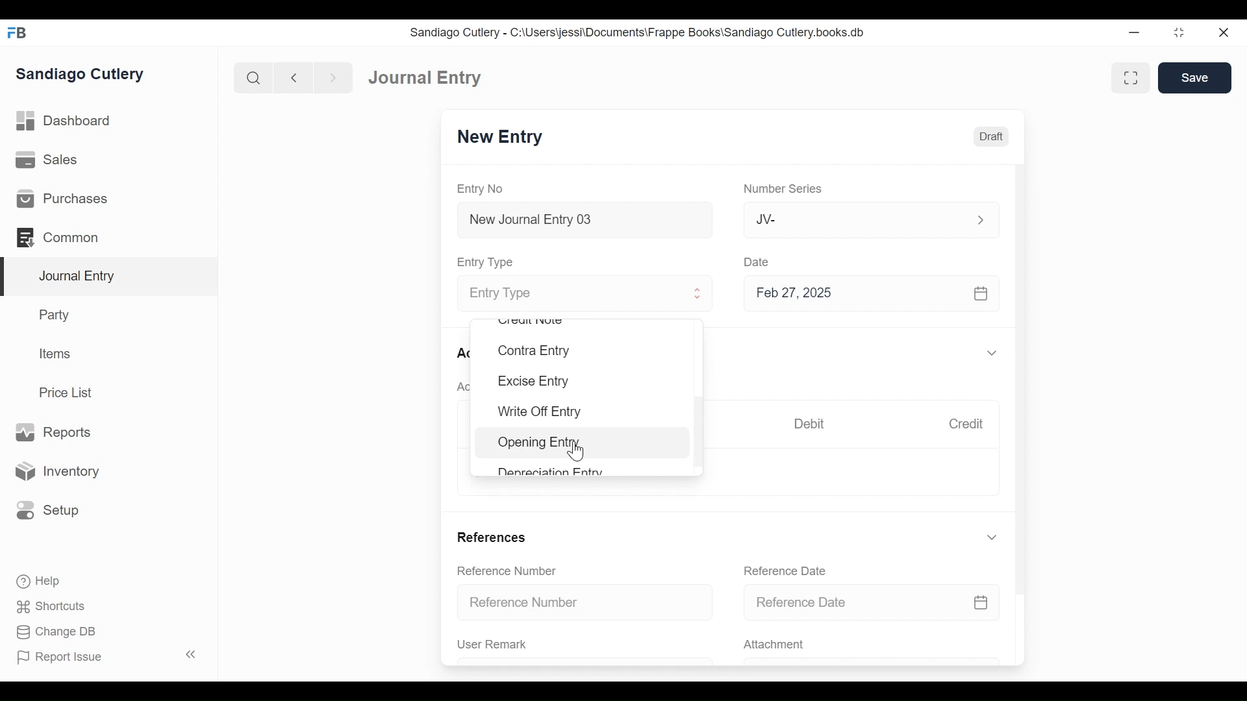 This screenshot has height=701, width=1247. Describe the element at coordinates (252, 77) in the screenshot. I see `Search` at that location.